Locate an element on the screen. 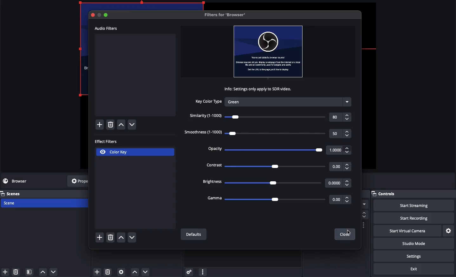  up is located at coordinates (122, 237).